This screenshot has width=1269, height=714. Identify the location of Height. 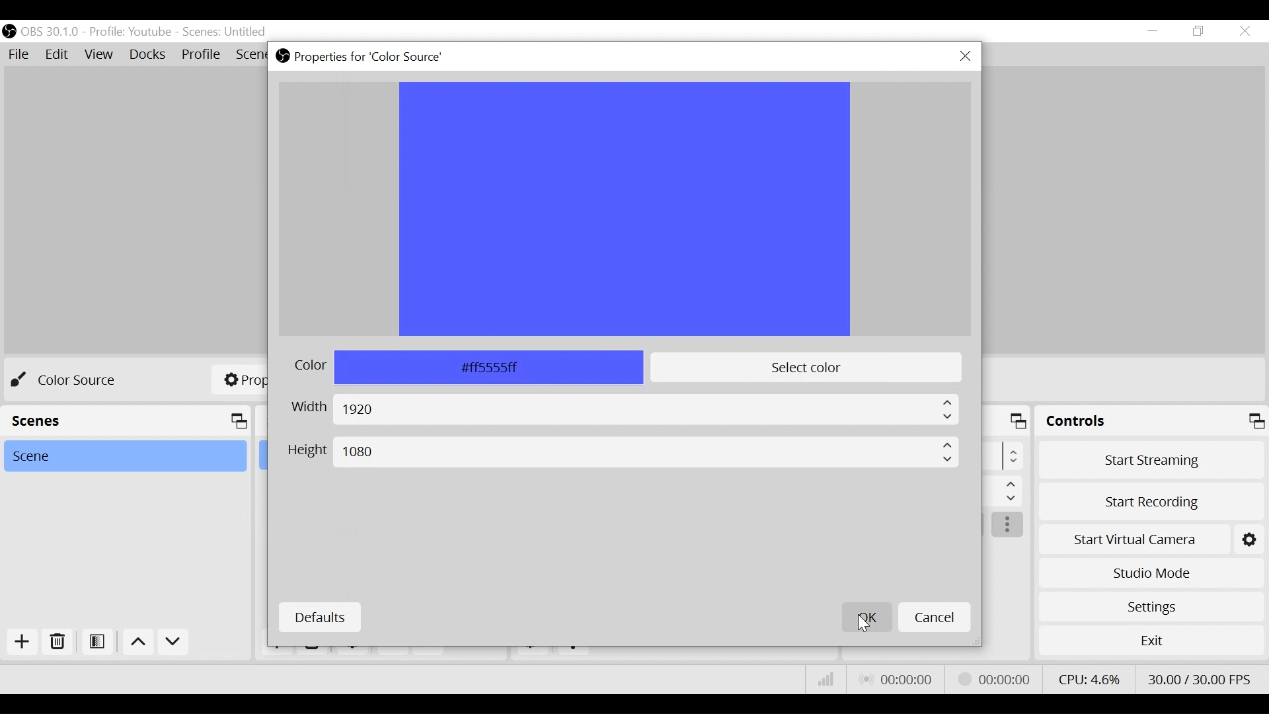
(624, 452).